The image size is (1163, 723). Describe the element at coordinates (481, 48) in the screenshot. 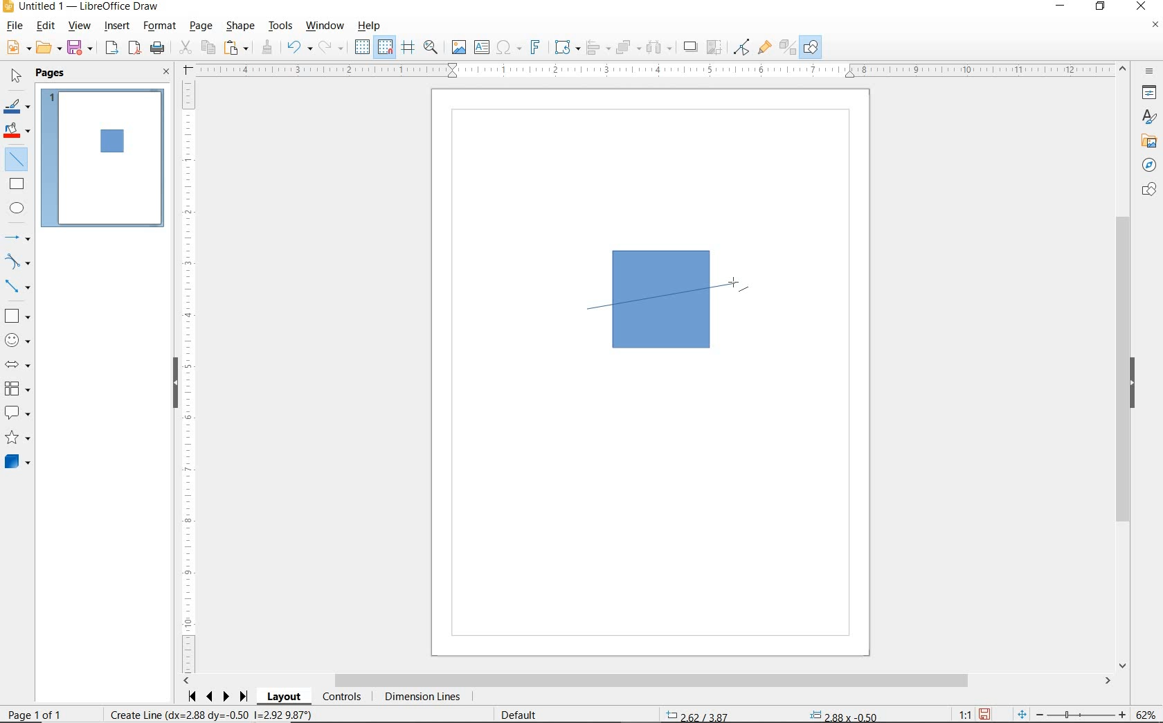

I see `INSERT TEXT BOX` at that location.